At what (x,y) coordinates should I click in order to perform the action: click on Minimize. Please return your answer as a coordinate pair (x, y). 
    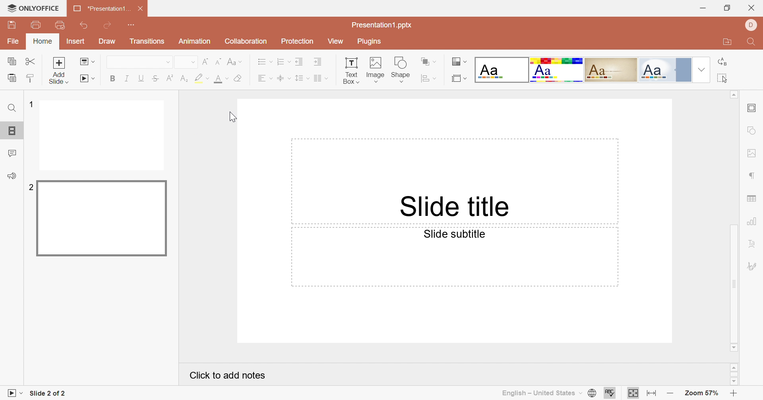
    Looking at the image, I should click on (700, 8).